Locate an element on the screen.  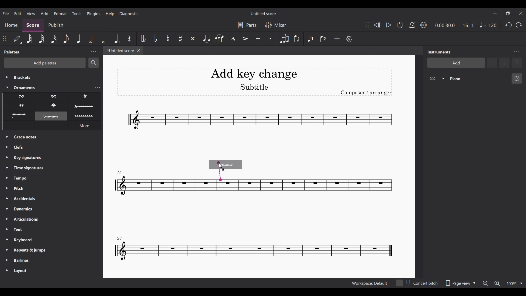
Tools menu is located at coordinates (77, 13).